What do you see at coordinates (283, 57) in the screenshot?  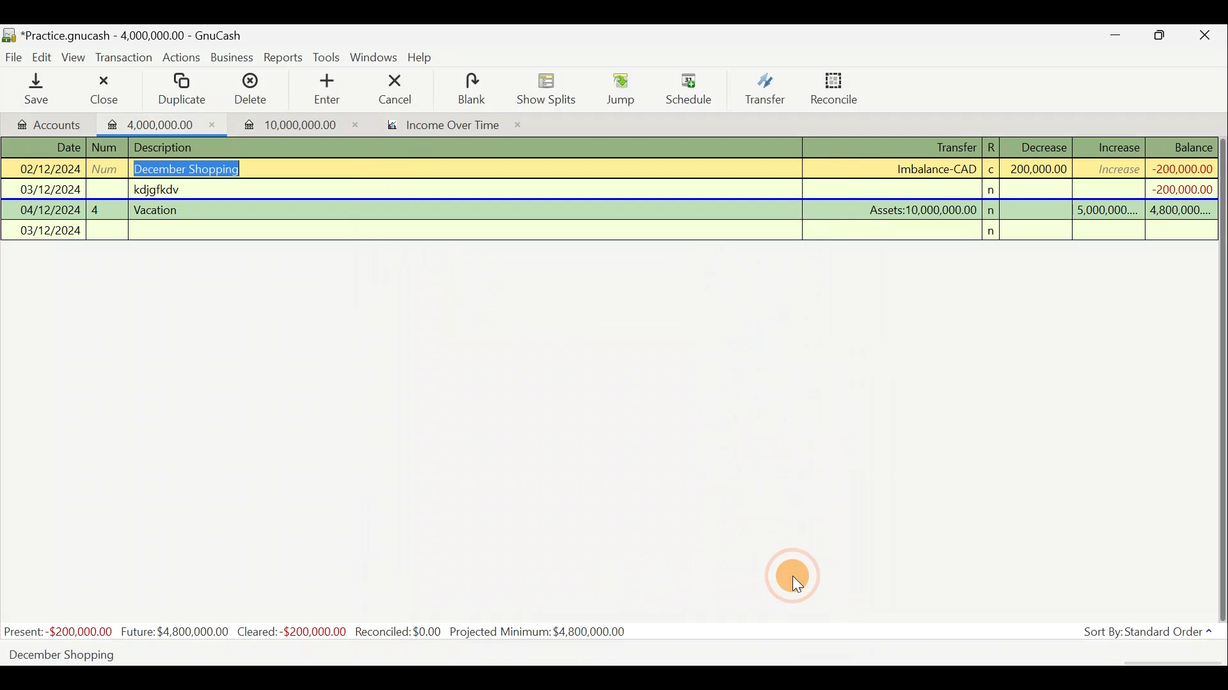 I see `Reports` at bounding box center [283, 57].